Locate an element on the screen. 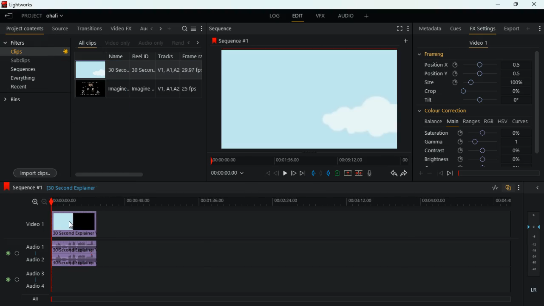  video 1 is located at coordinates (36, 224).